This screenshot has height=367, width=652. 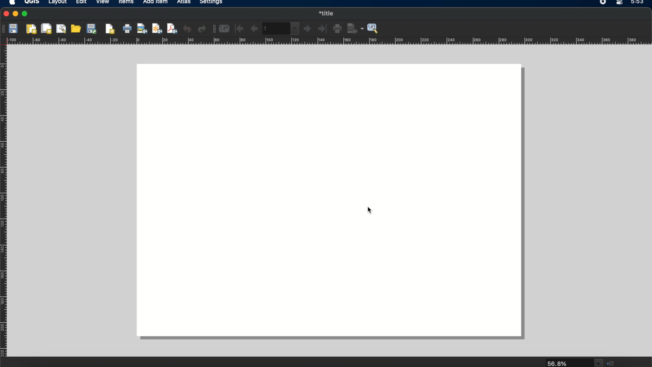 I want to click on zoom level, so click(x=630, y=363).